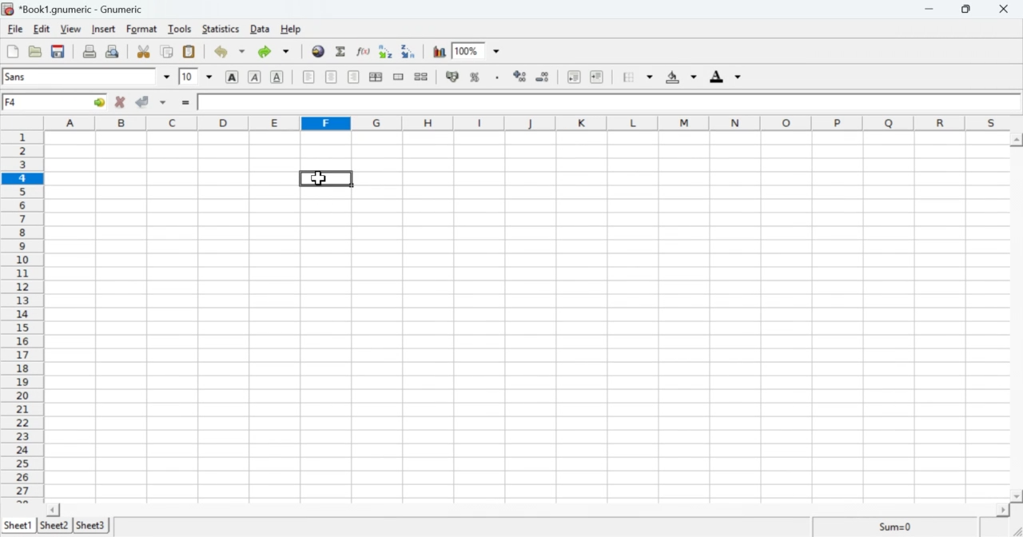  I want to click on Align left, so click(308, 78).